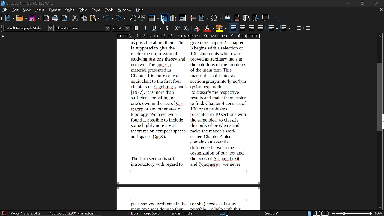  I want to click on insert endnote, so click(247, 18).